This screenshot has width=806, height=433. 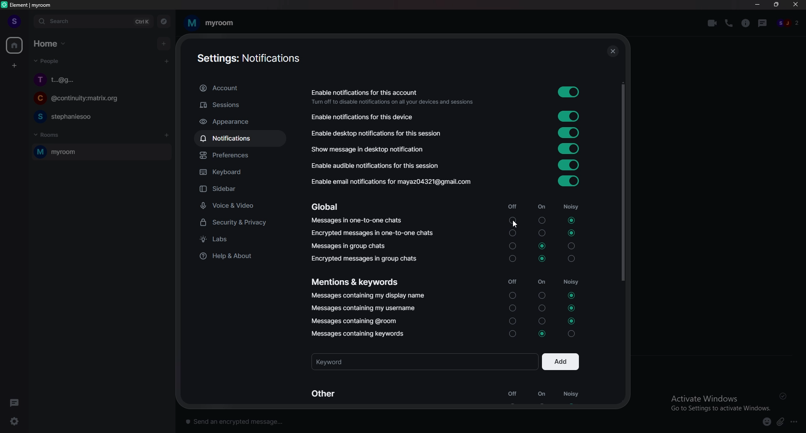 What do you see at coordinates (796, 421) in the screenshot?
I see `options` at bounding box center [796, 421].